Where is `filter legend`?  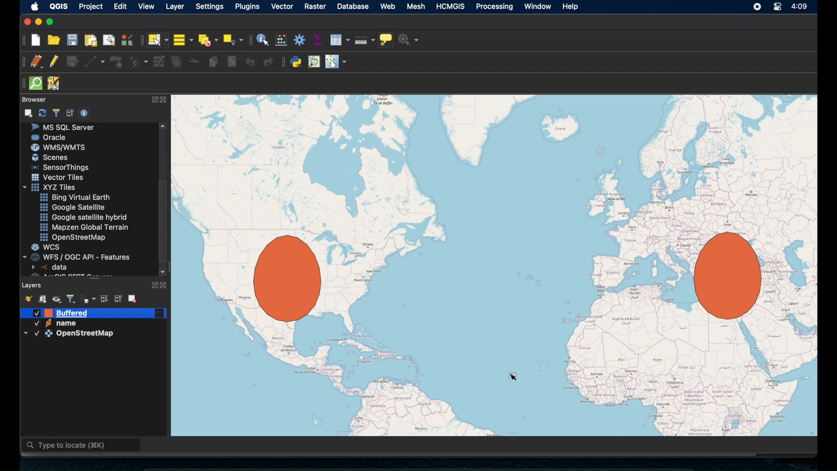 filter legend is located at coordinates (71, 298).